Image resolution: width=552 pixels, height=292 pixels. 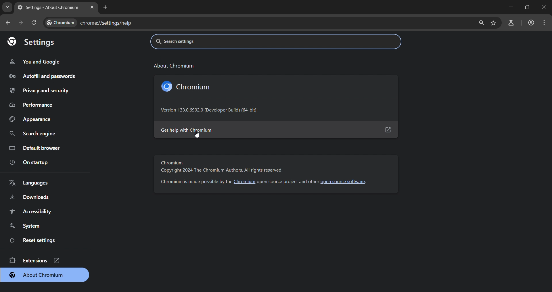 I want to click on accessibility, so click(x=31, y=211).